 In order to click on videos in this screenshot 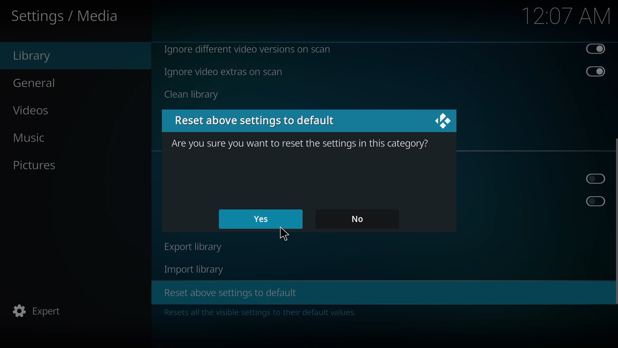, I will do `click(32, 111)`.